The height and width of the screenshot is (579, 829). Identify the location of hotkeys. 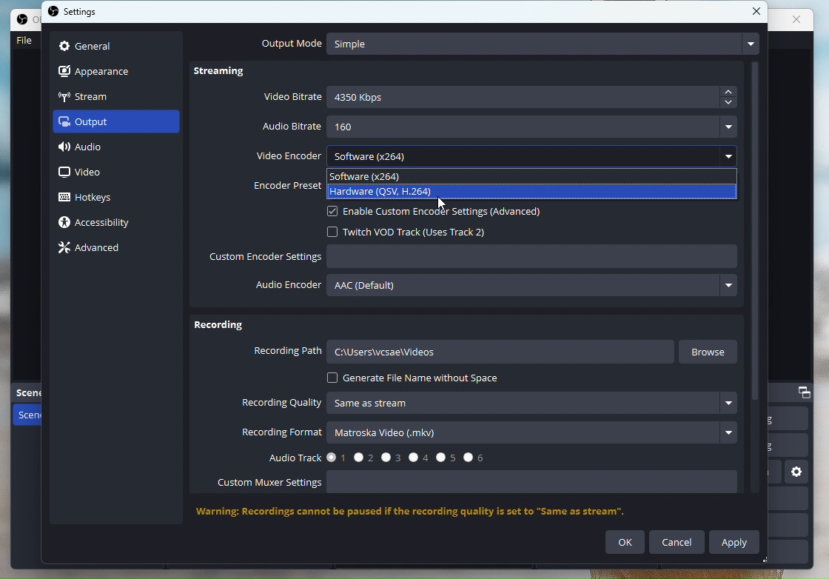
(97, 195).